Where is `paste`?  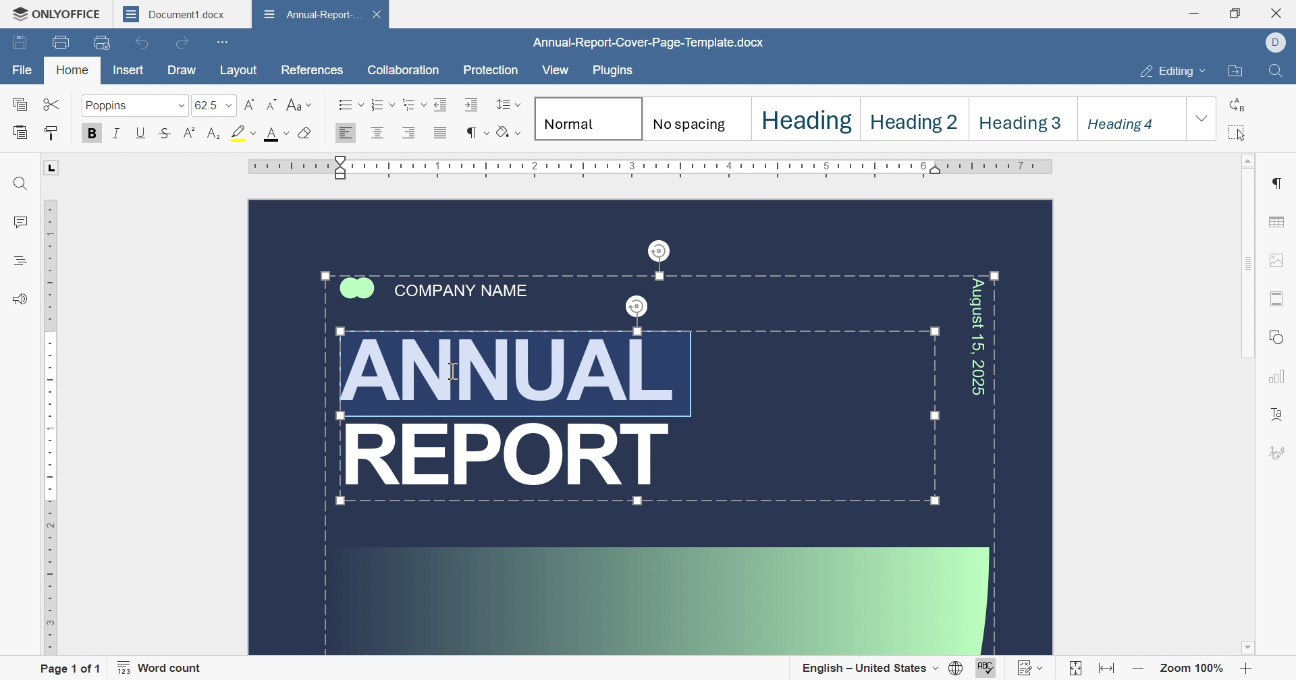
paste is located at coordinates (22, 133).